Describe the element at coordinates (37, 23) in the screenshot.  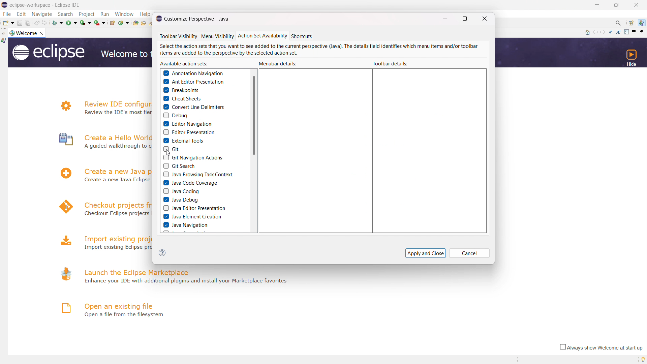
I see `undo` at that location.